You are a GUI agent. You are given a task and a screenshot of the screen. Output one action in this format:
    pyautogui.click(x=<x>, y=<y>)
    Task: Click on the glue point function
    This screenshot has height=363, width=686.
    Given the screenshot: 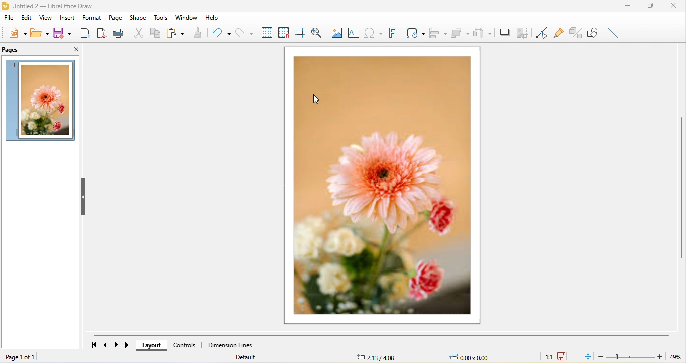 What is the action you would take?
    pyautogui.click(x=558, y=31)
    